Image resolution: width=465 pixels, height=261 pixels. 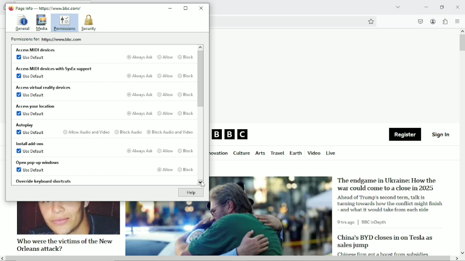 What do you see at coordinates (65, 23) in the screenshot?
I see `Permissions` at bounding box center [65, 23].